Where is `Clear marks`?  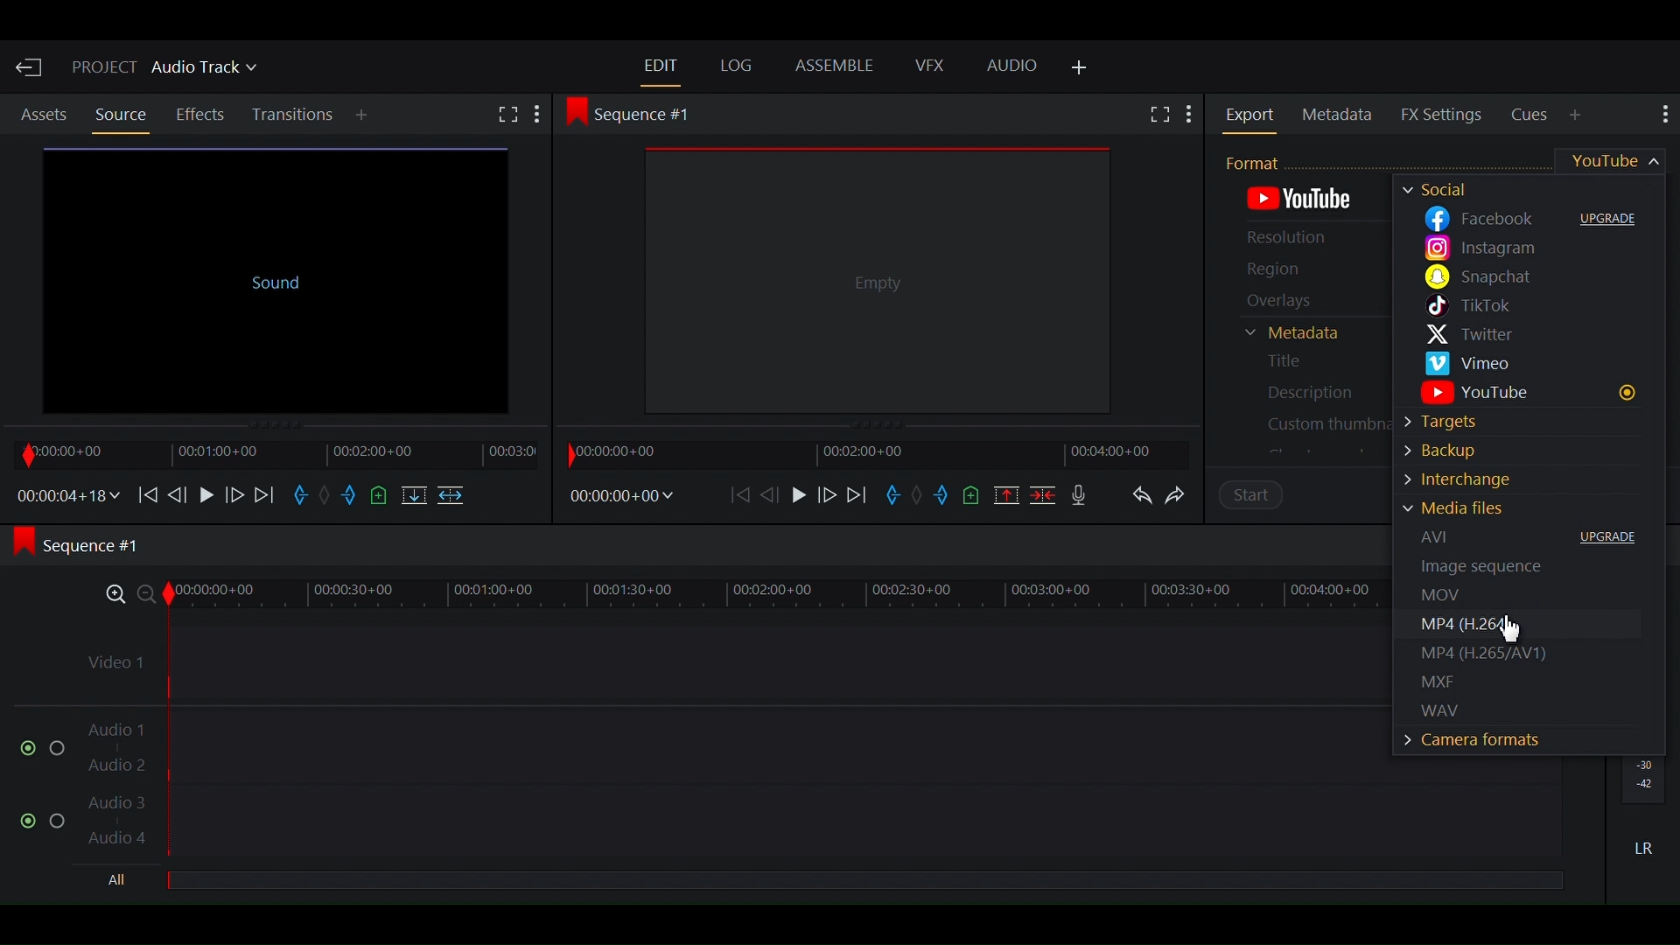
Clear marks is located at coordinates (920, 497).